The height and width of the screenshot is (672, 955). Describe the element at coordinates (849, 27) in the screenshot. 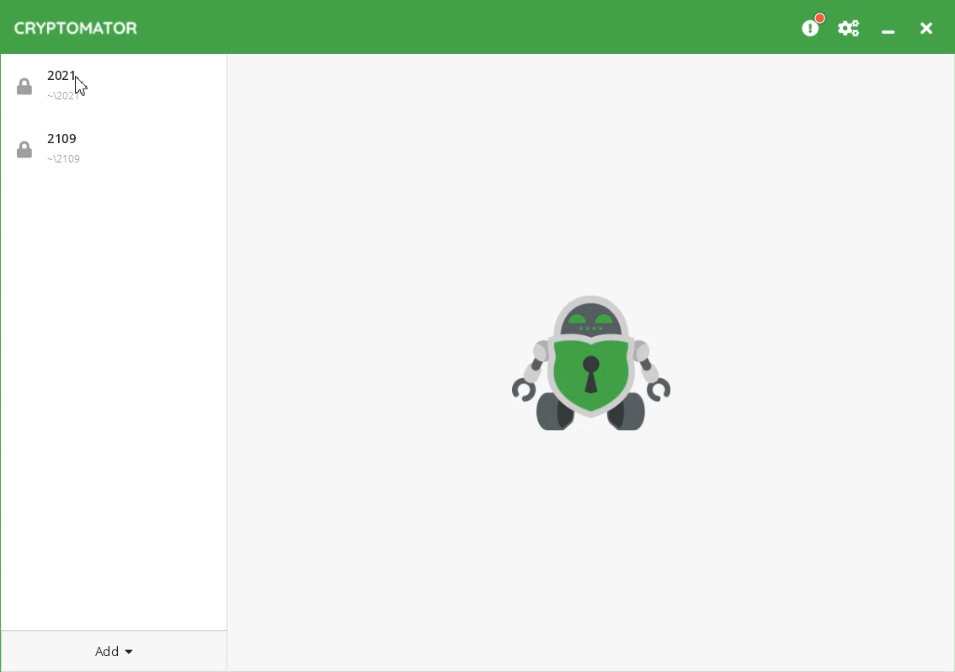

I see `Preferences` at that location.